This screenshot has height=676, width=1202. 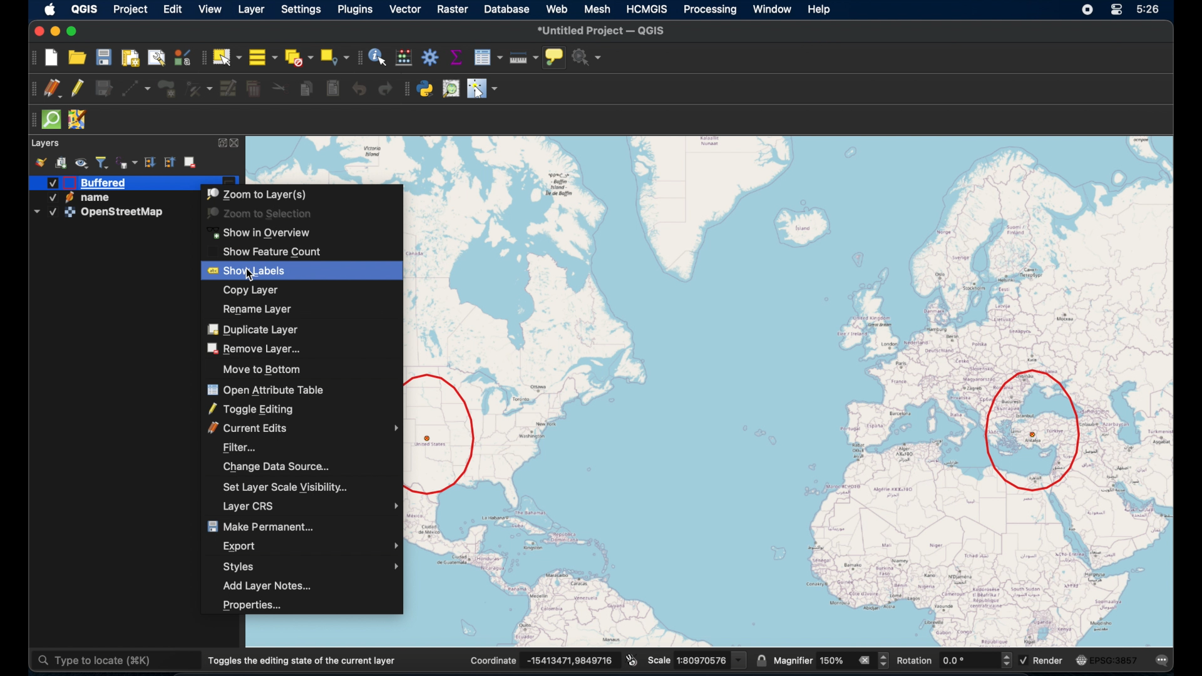 I want to click on coordinate, so click(x=494, y=659).